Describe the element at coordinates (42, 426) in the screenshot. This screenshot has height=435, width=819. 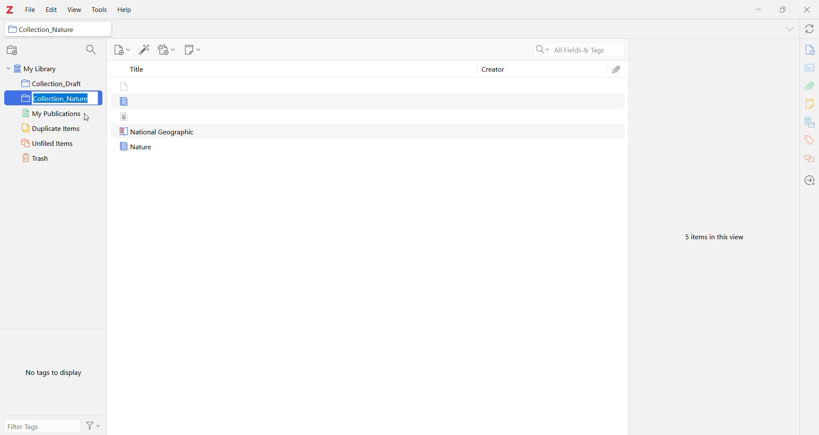
I see `Filter Tags` at that location.